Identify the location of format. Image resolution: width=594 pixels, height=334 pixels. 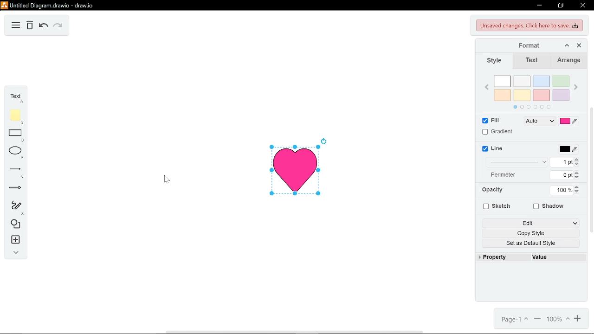
(524, 45).